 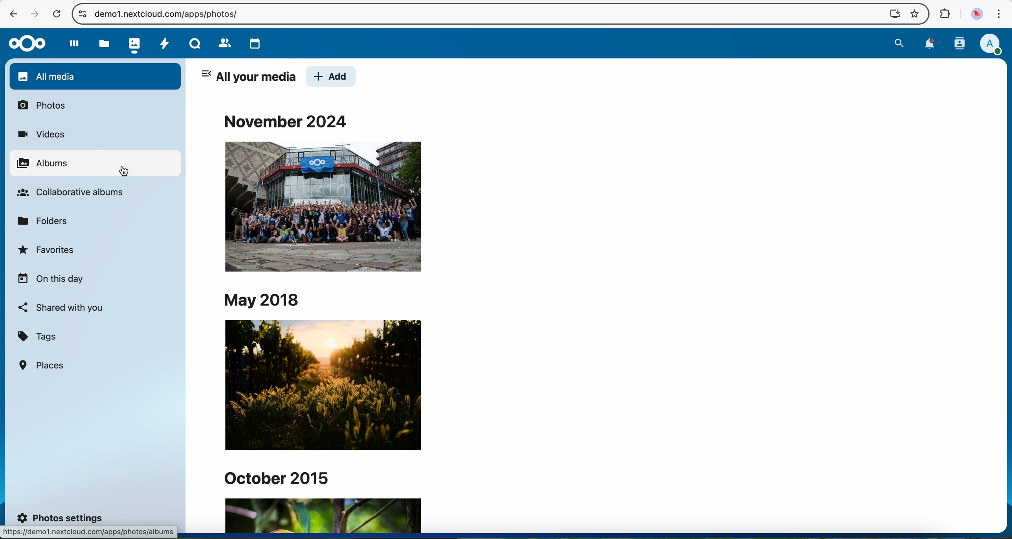 What do you see at coordinates (169, 14) in the screenshot?
I see `url` at bounding box center [169, 14].